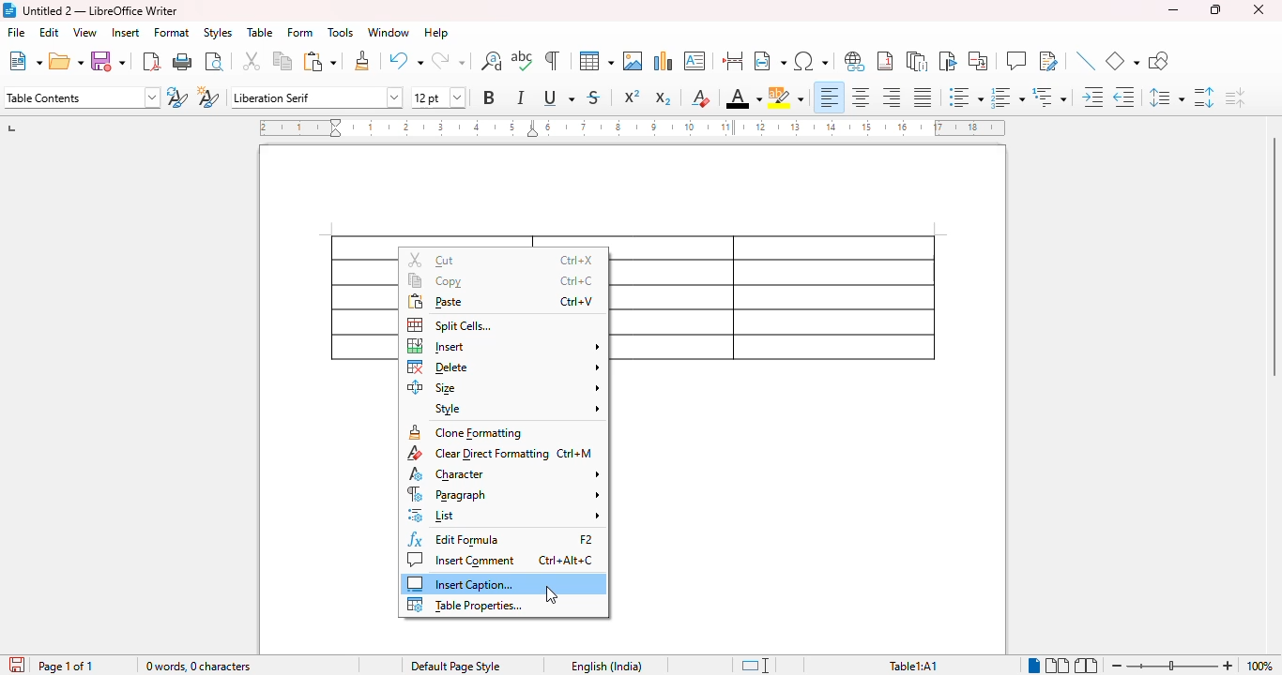 Image resolution: width=1282 pixels, height=675 pixels. What do you see at coordinates (456, 666) in the screenshot?
I see `page style` at bounding box center [456, 666].